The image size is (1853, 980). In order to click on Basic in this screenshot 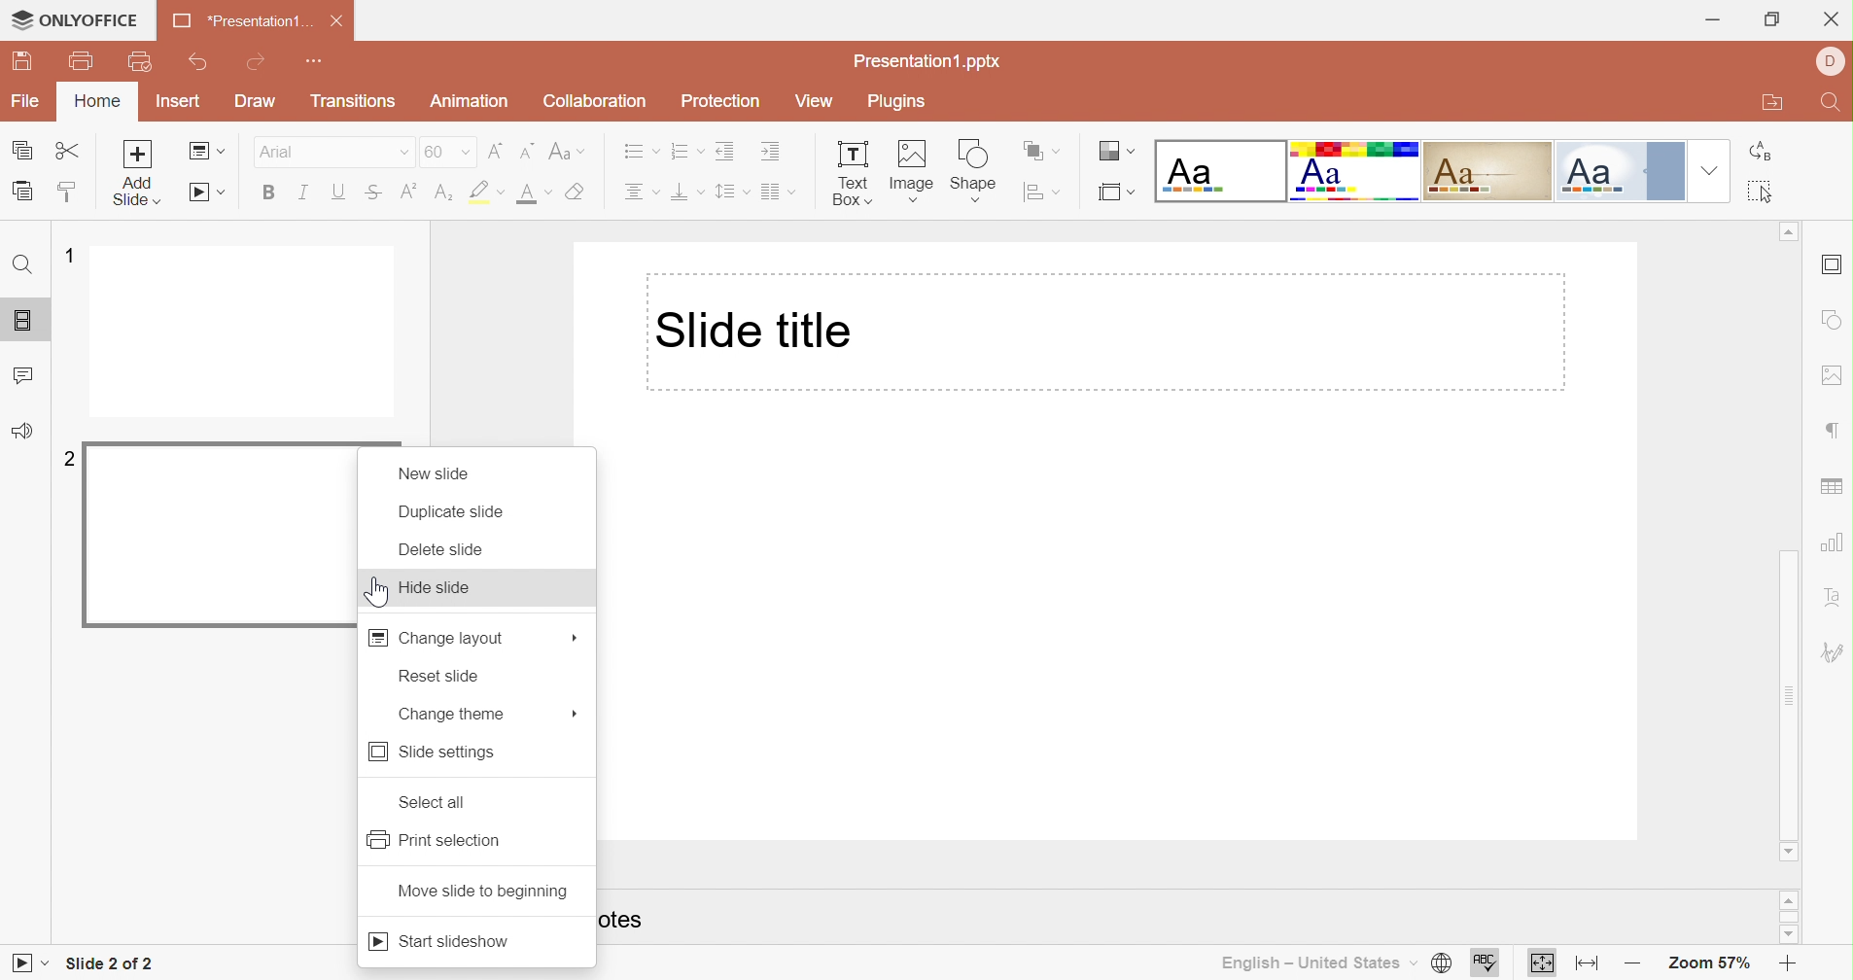, I will do `click(1354, 171)`.